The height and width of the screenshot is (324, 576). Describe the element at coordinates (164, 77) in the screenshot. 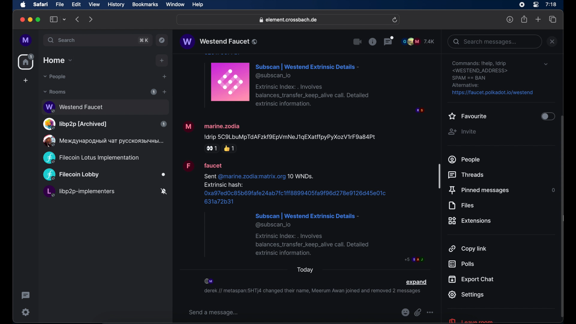

I see `start chat` at that location.